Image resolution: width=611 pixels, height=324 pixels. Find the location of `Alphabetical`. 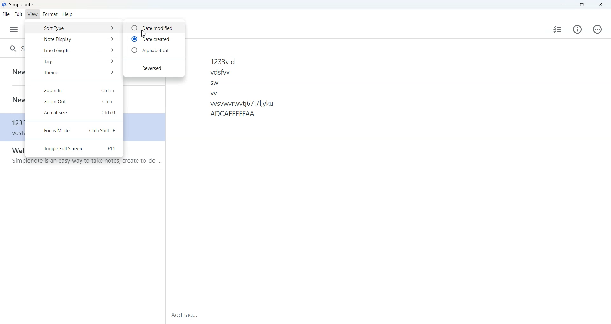

Alphabetical is located at coordinates (154, 51).